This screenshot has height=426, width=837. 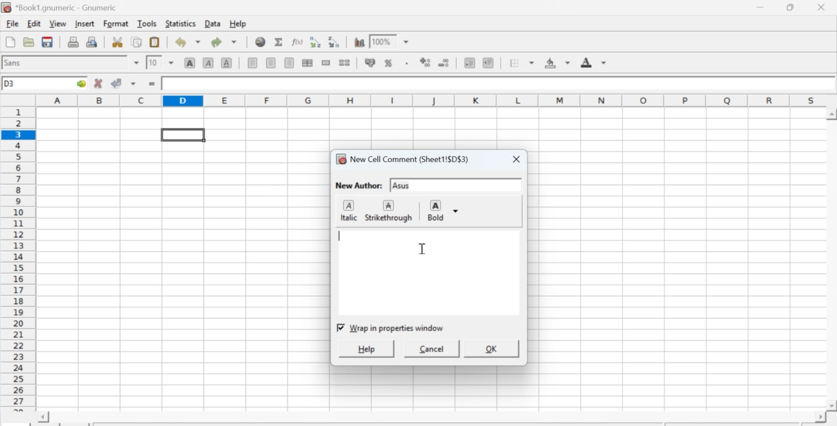 I want to click on down, so click(x=407, y=42).